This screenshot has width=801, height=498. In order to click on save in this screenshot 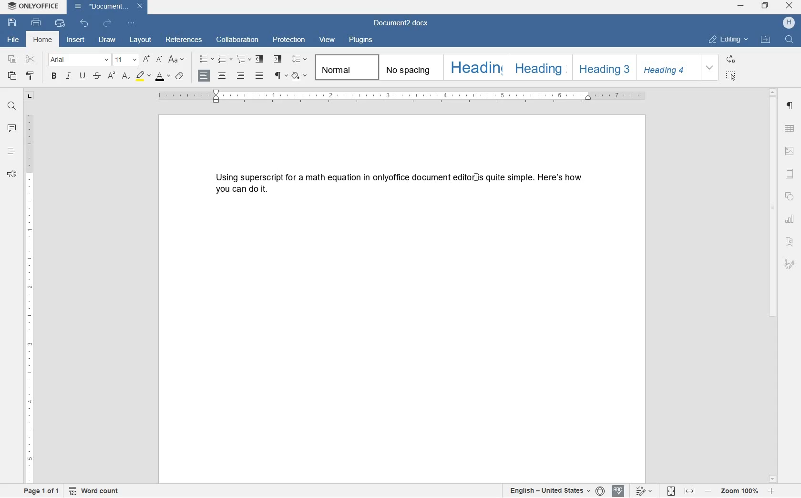, I will do `click(13, 23)`.